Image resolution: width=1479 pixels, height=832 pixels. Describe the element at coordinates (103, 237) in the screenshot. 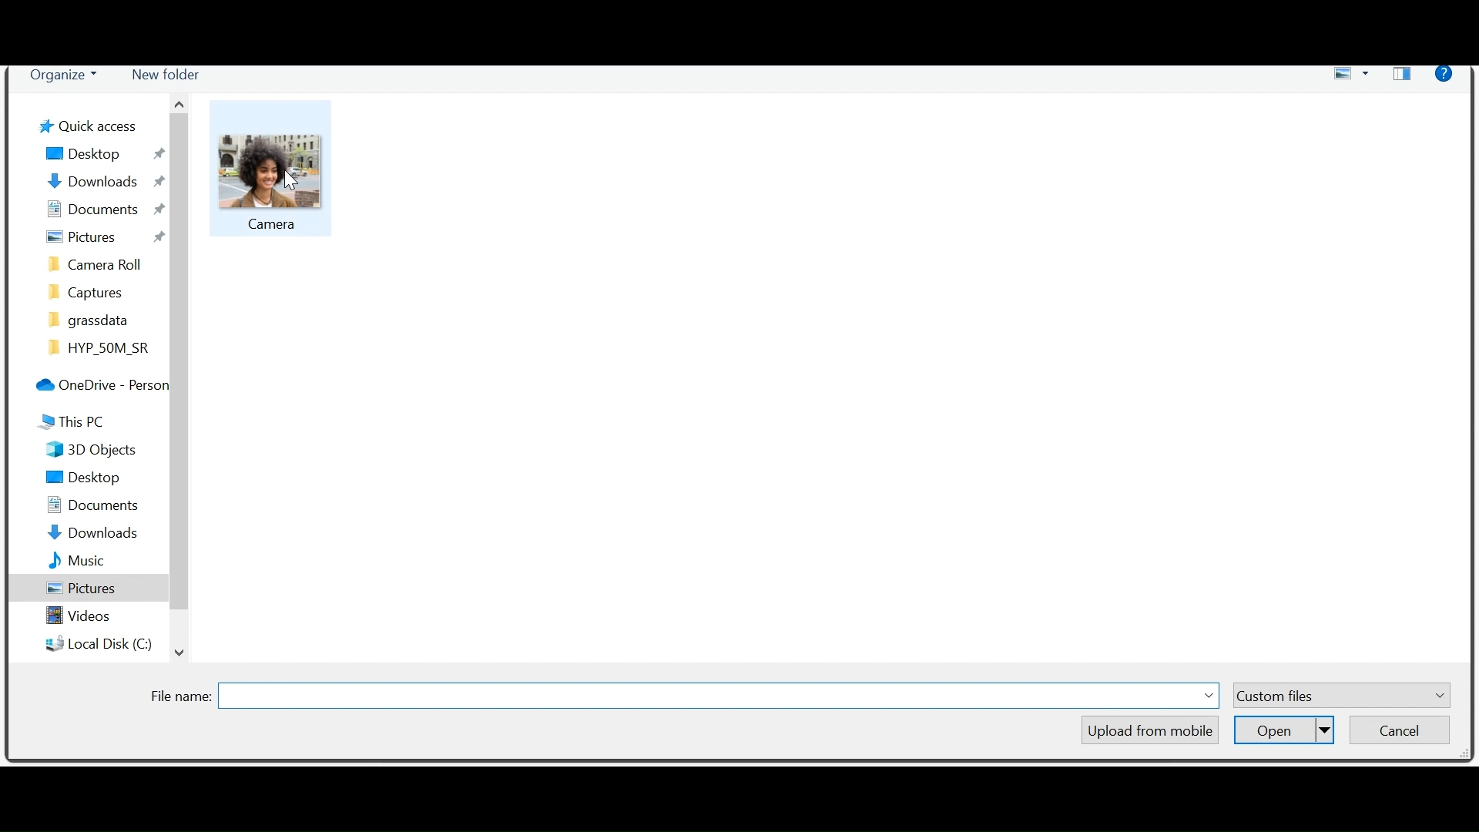

I see `Pictures` at that location.